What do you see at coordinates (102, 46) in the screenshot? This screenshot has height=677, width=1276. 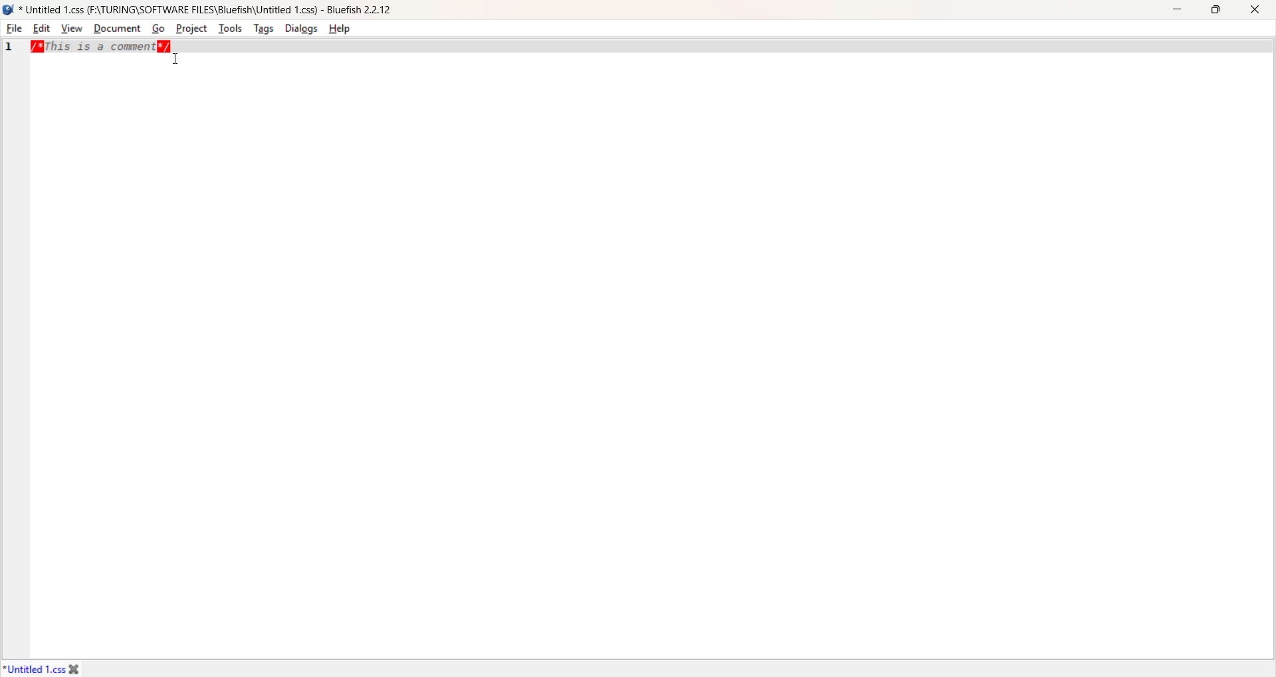 I see `/*This is a comment*/` at bounding box center [102, 46].